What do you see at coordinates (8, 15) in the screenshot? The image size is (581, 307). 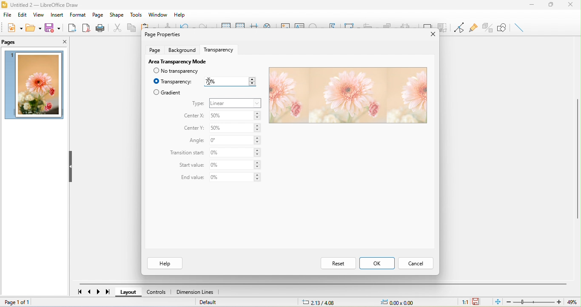 I see `file` at bounding box center [8, 15].